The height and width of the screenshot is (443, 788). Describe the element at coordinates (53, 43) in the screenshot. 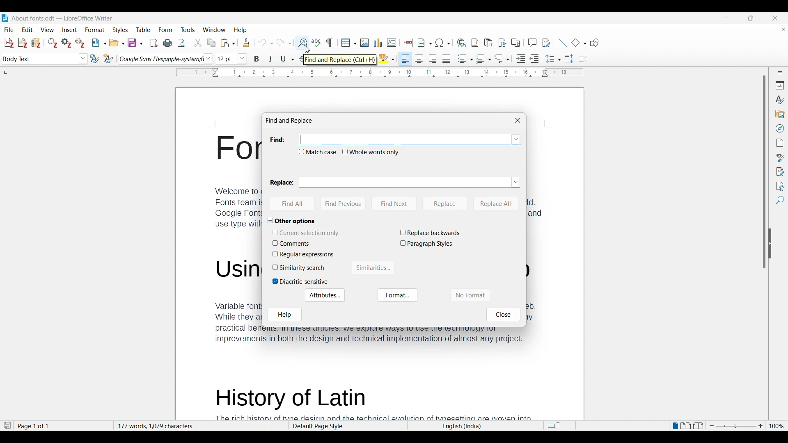

I see `Refresh` at that location.